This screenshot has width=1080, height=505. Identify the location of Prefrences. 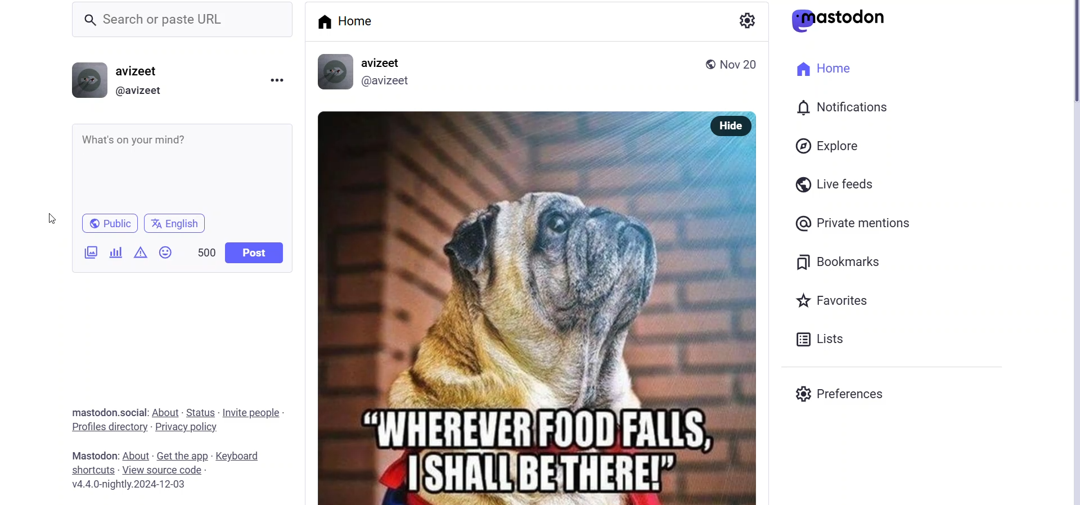
(852, 393).